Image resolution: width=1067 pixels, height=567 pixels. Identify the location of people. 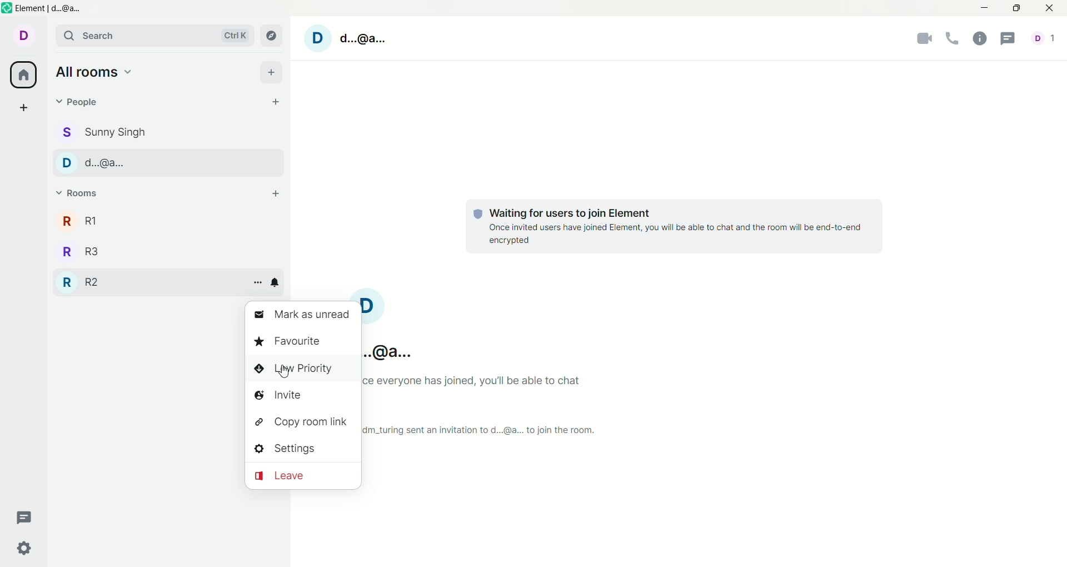
(82, 102).